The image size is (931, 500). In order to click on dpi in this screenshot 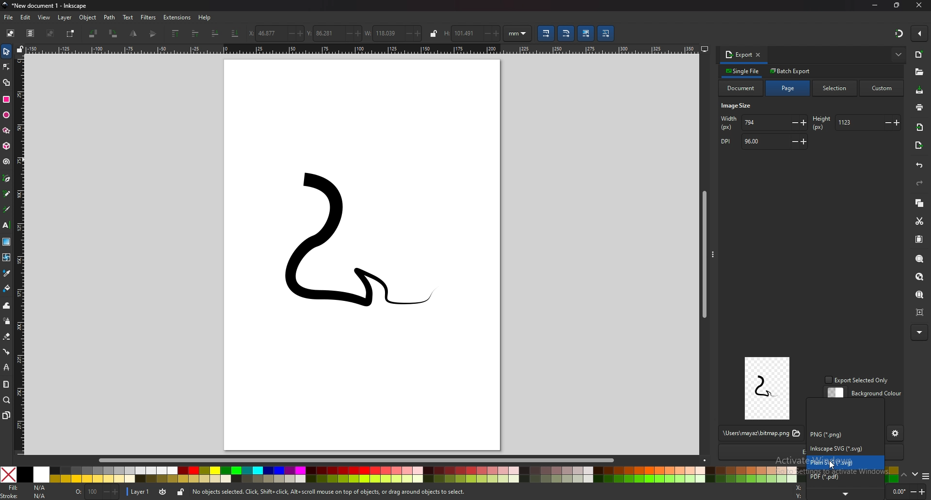, I will do `click(763, 142)`.